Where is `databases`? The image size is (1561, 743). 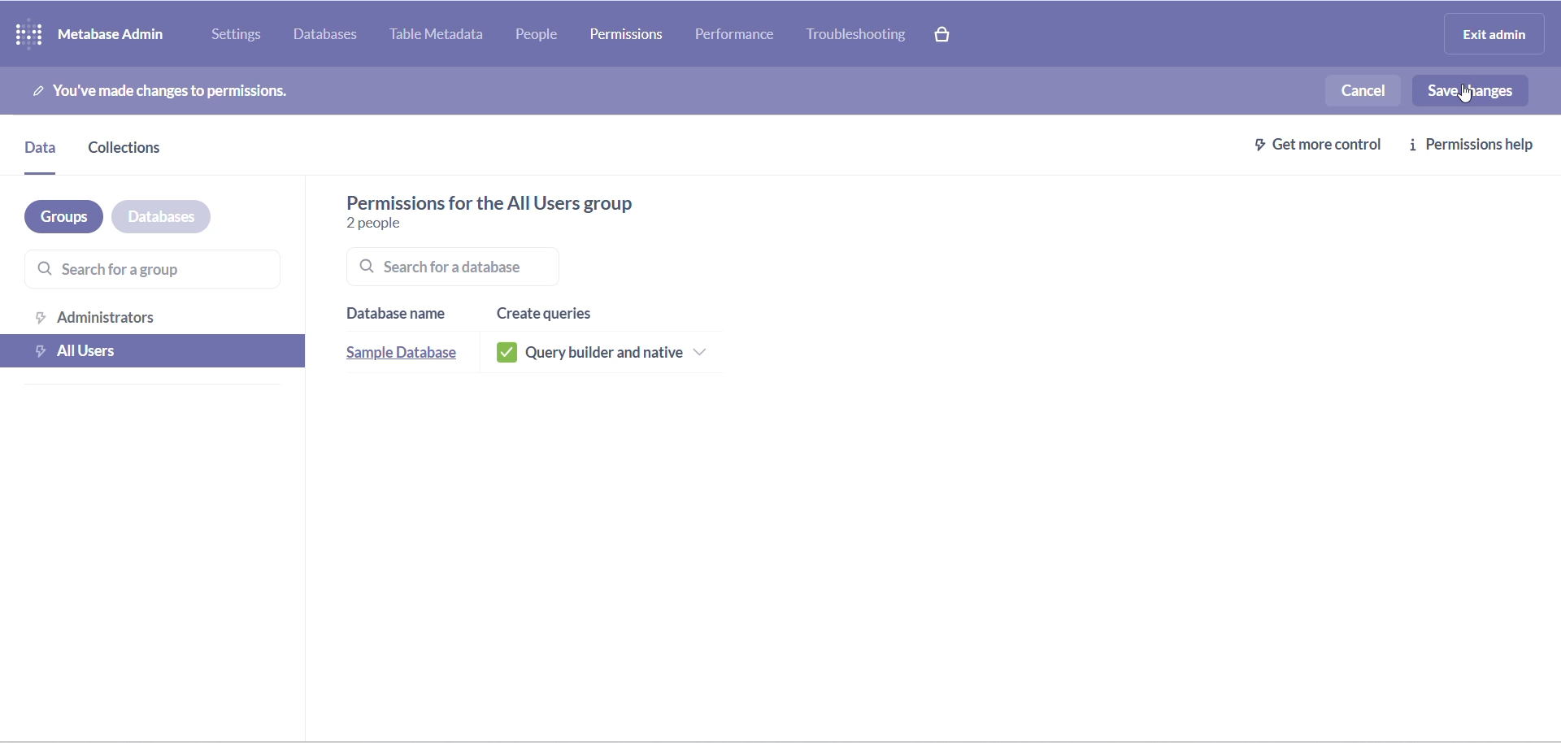 databases is located at coordinates (163, 215).